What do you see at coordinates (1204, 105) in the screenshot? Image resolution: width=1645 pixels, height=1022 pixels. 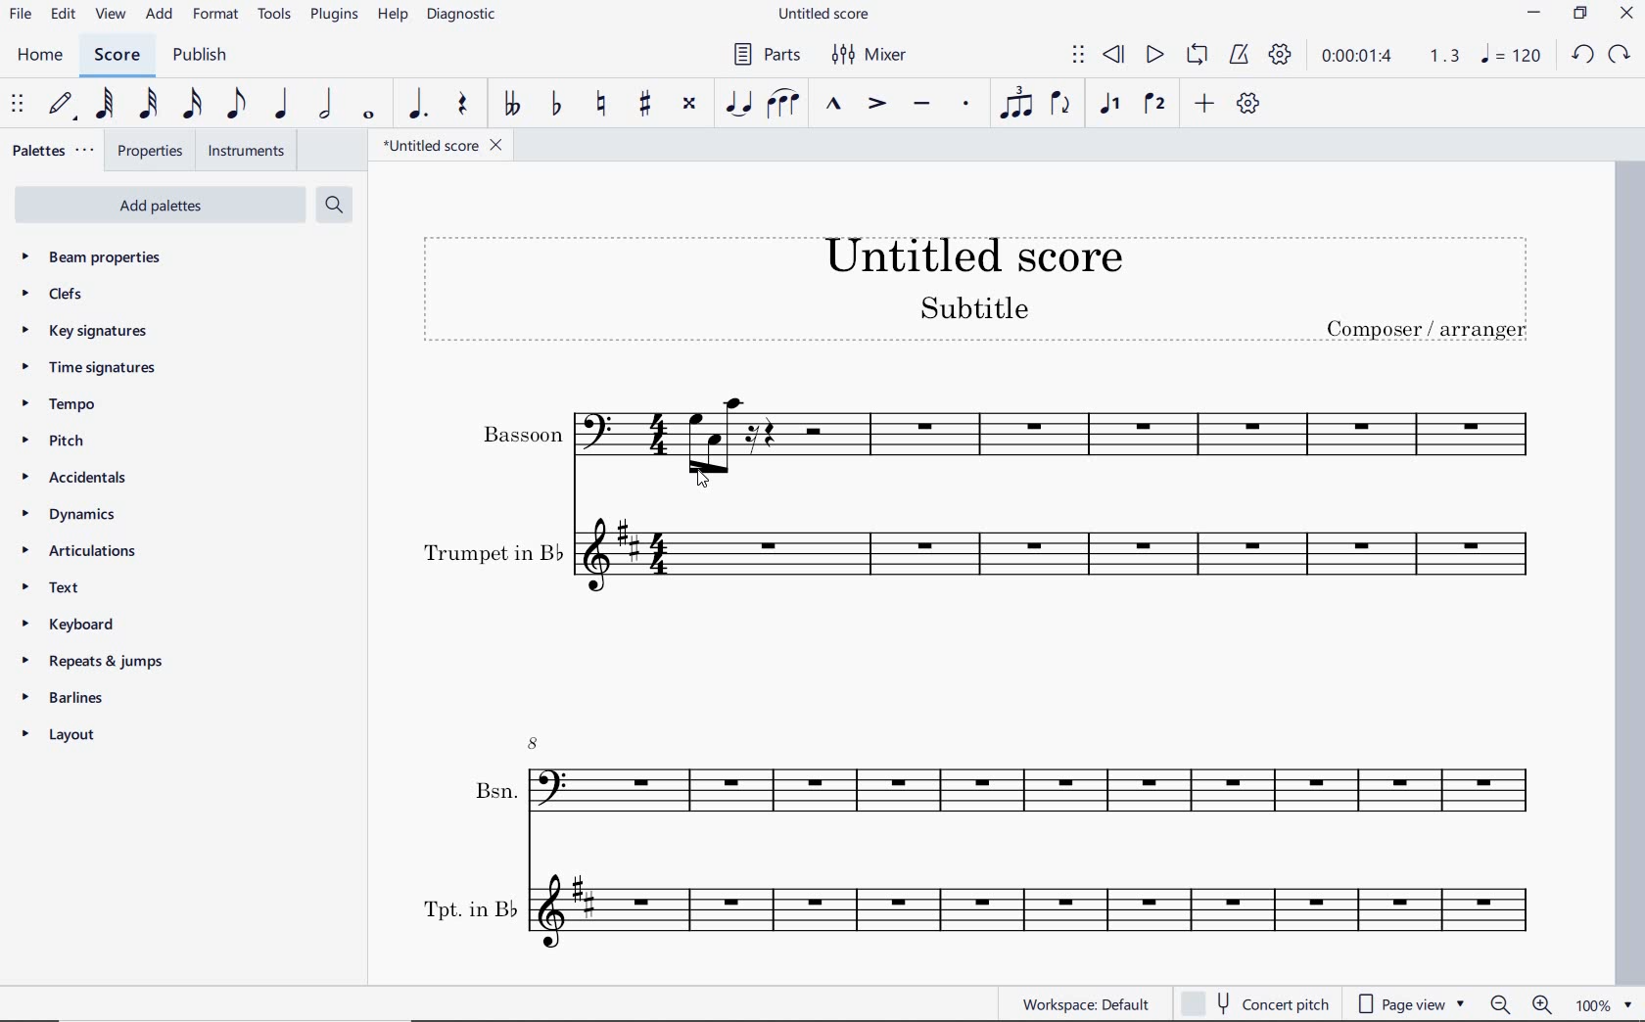 I see `add` at bounding box center [1204, 105].